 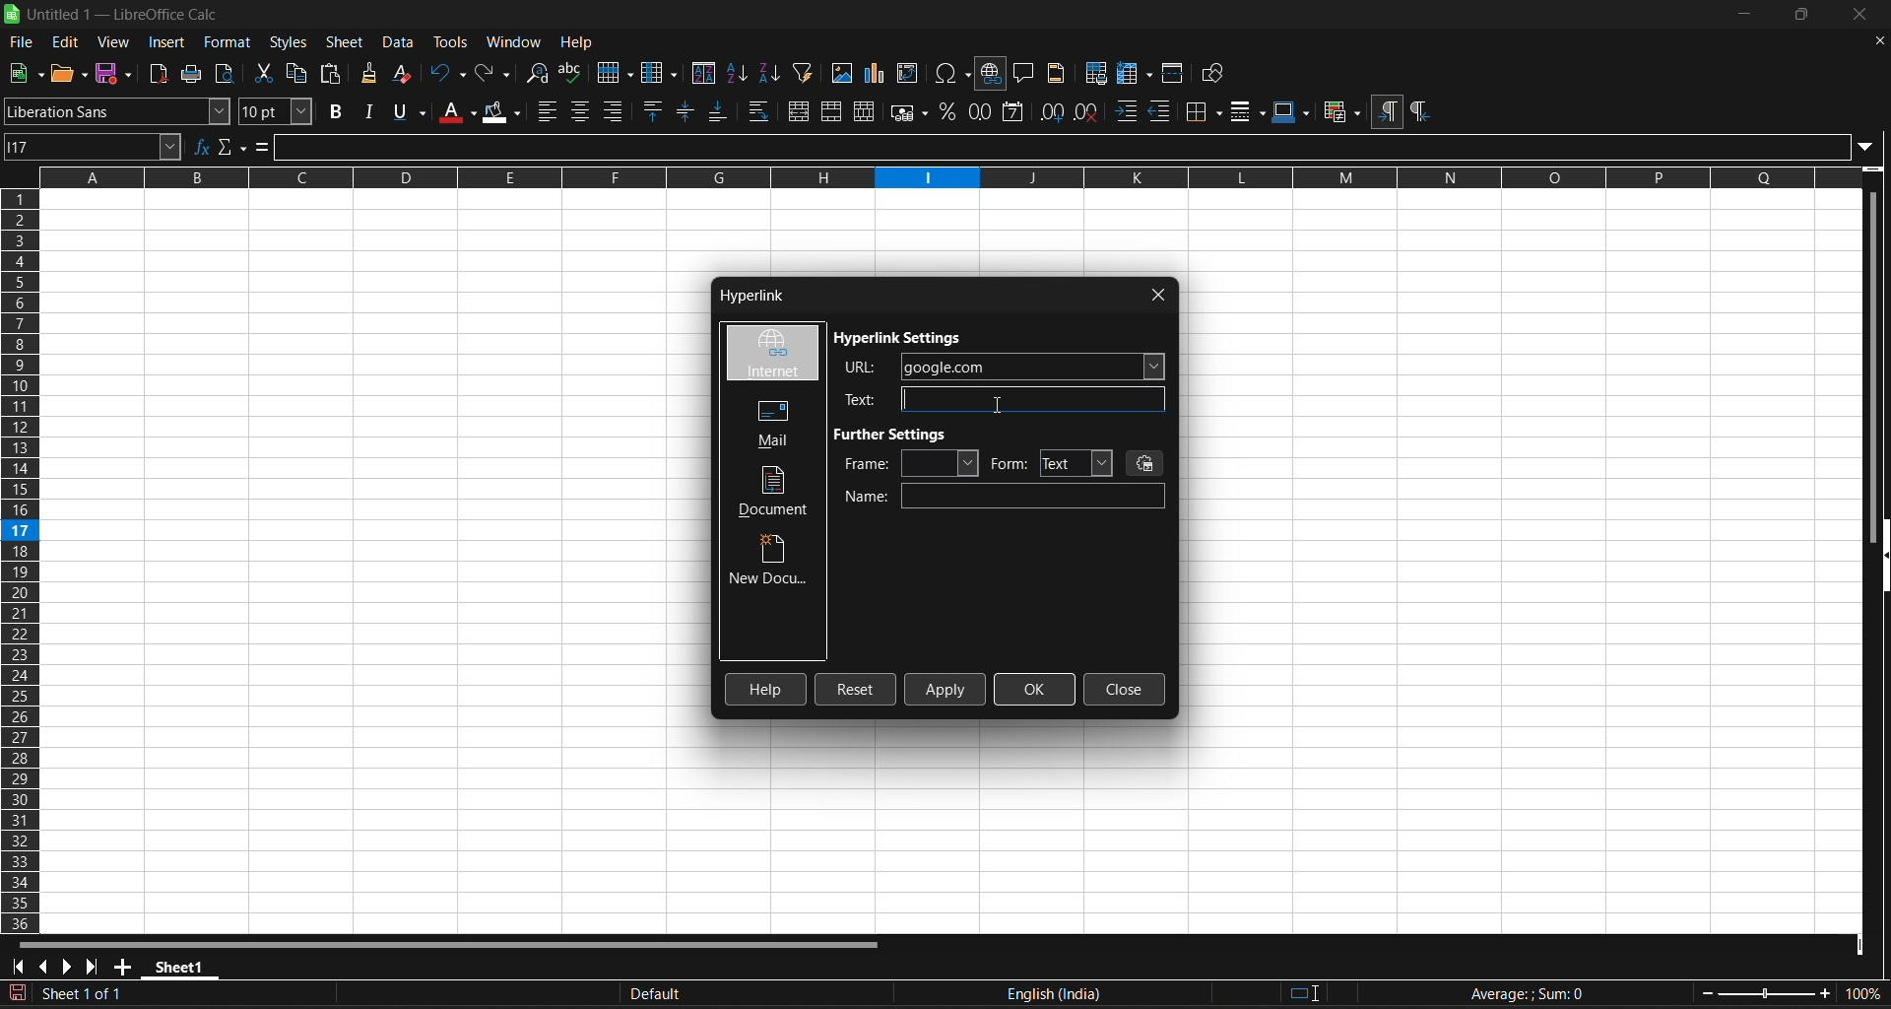 What do you see at coordinates (1095, 72) in the screenshot?
I see `define print area` at bounding box center [1095, 72].